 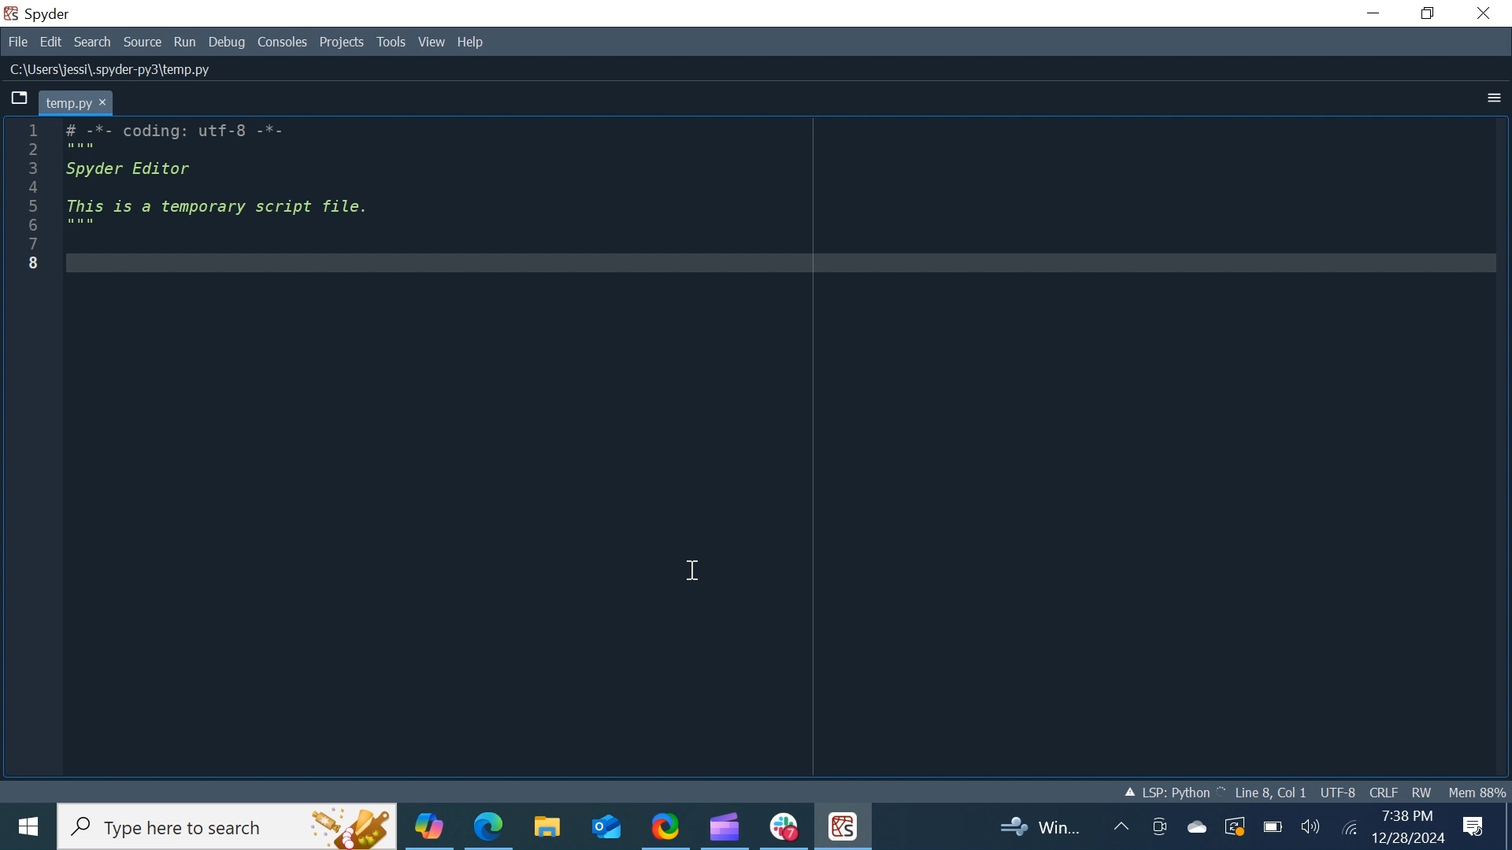 I want to click on Restart Update, so click(x=1234, y=827).